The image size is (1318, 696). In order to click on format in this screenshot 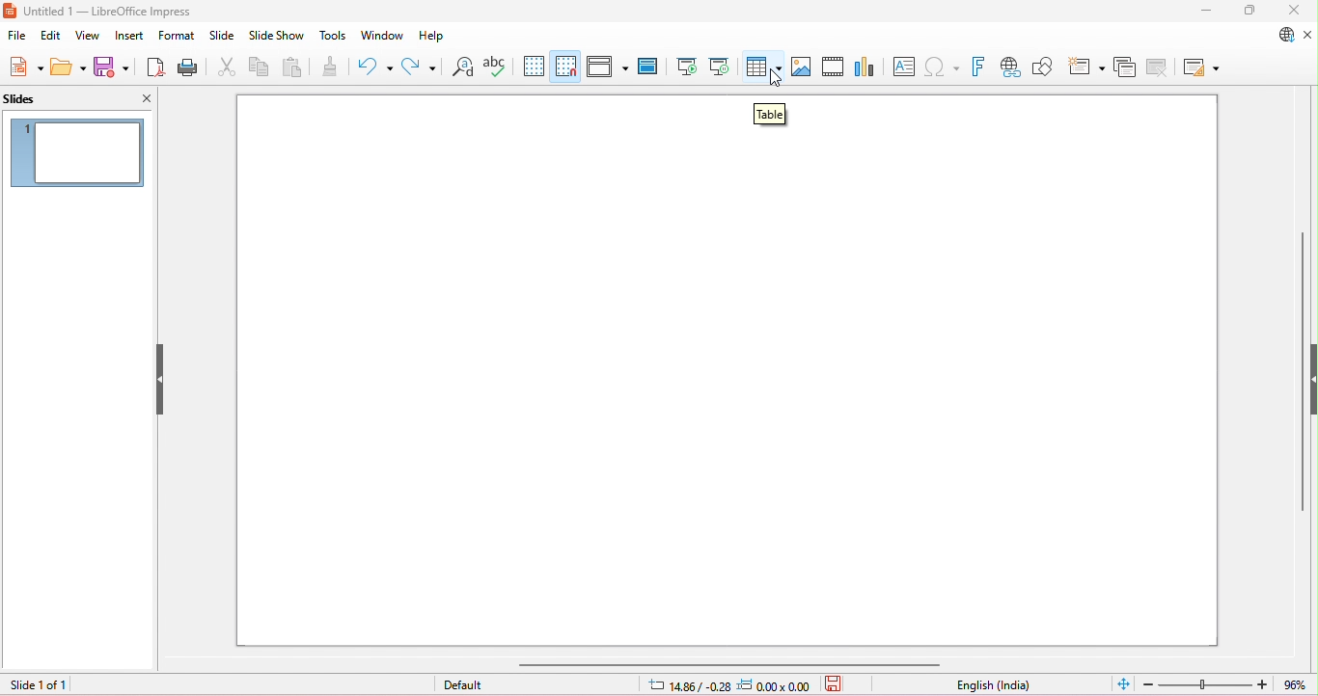, I will do `click(178, 36)`.